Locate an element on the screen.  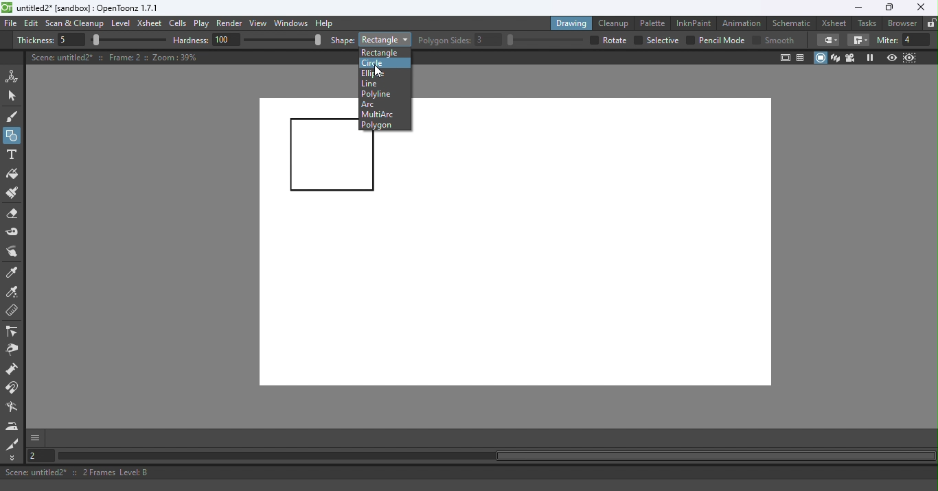
Maximize is located at coordinates (887, 8).